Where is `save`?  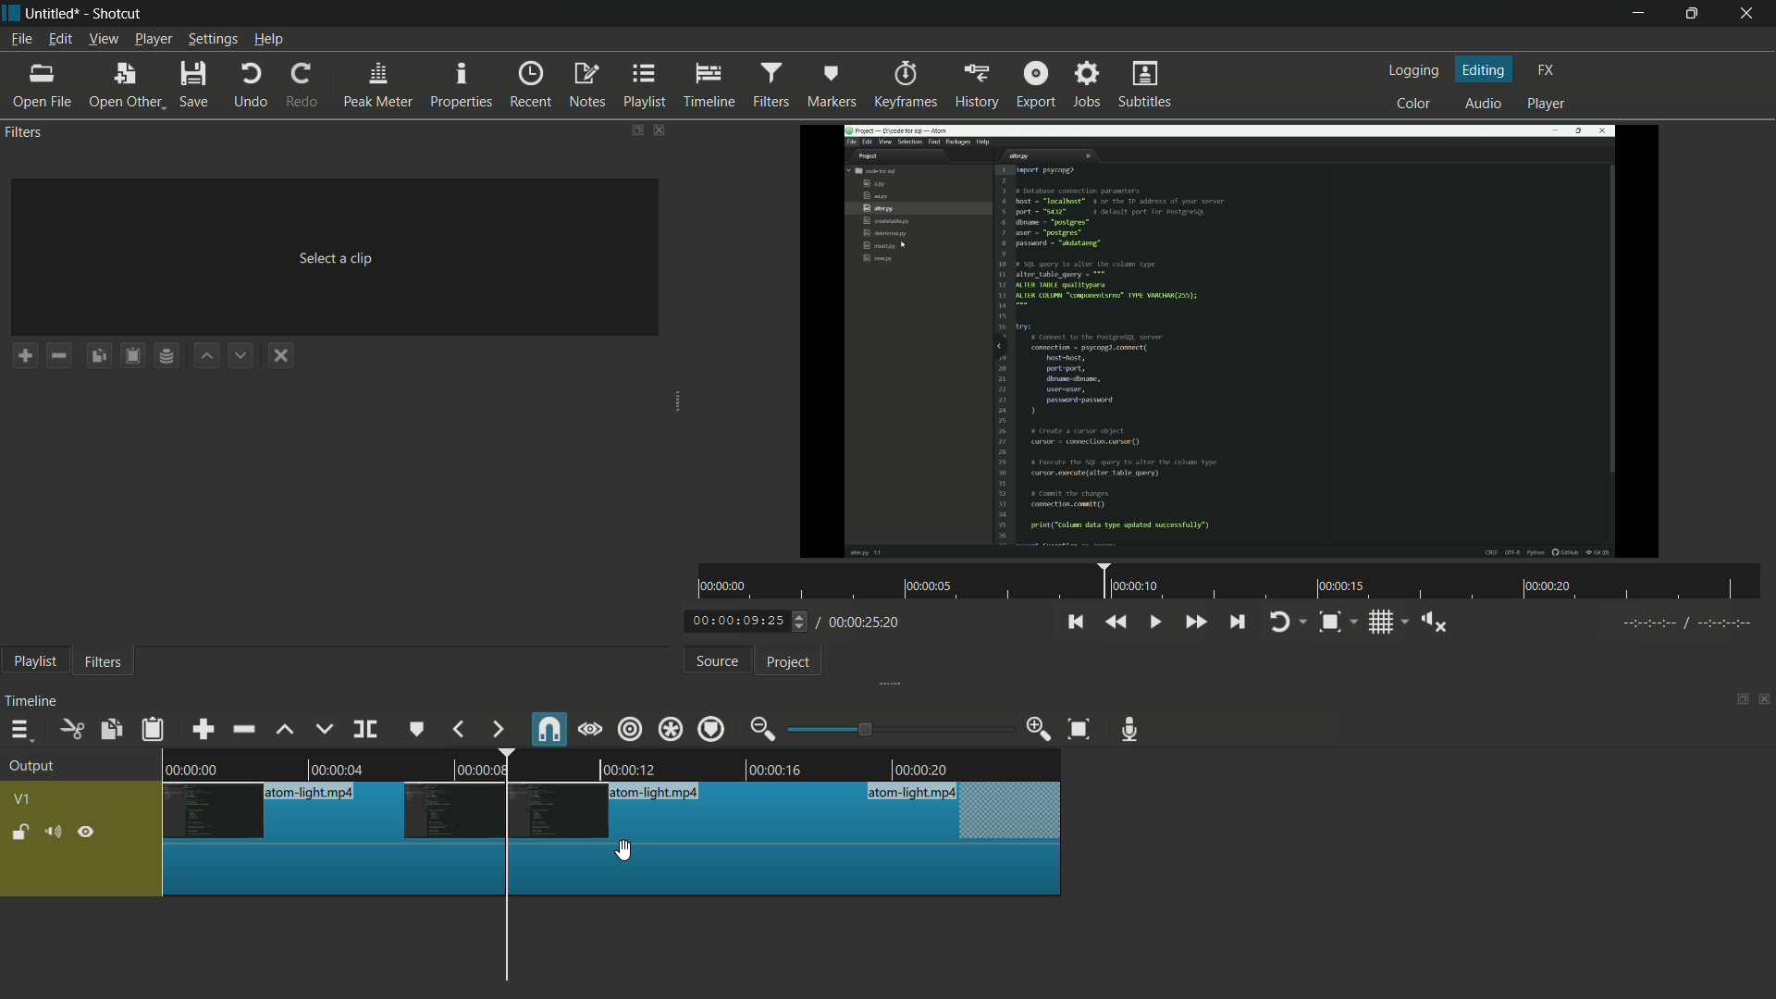
save is located at coordinates (195, 84).